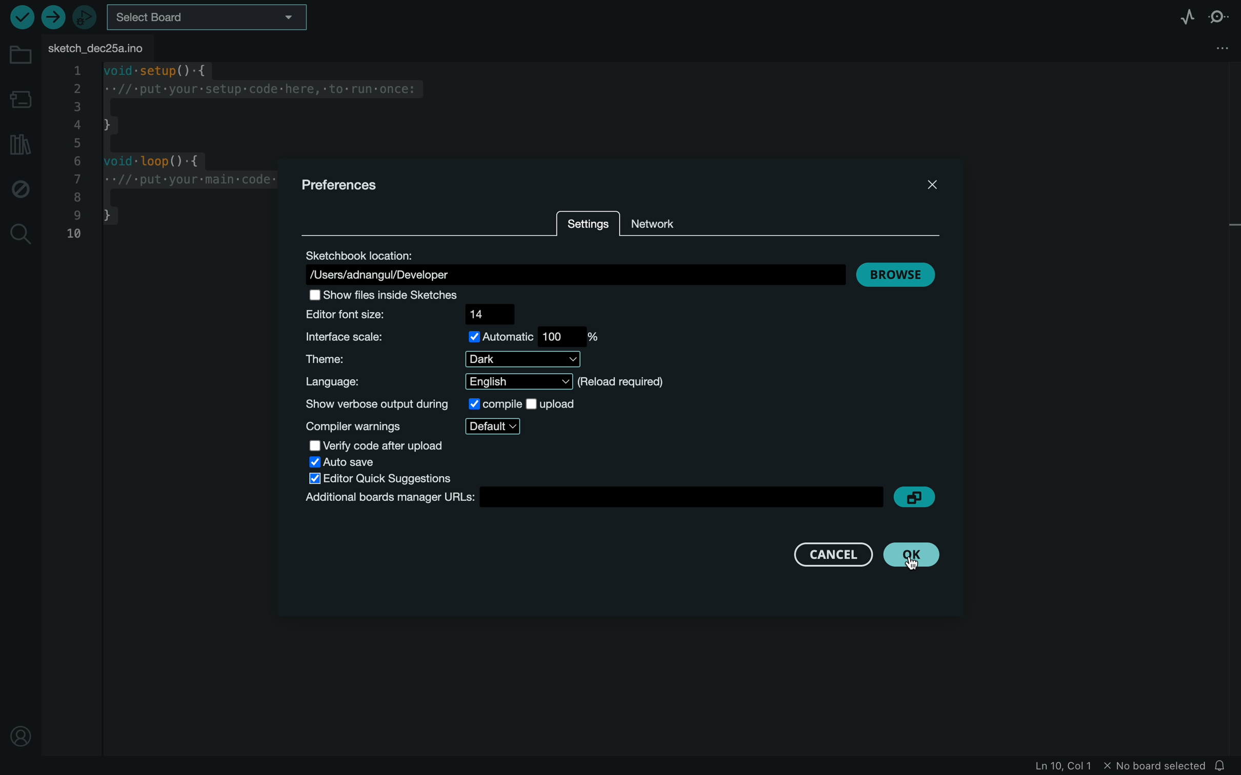 The image size is (1241, 775). Describe the element at coordinates (1205, 48) in the screenshot. I see `file  settings` at that location.